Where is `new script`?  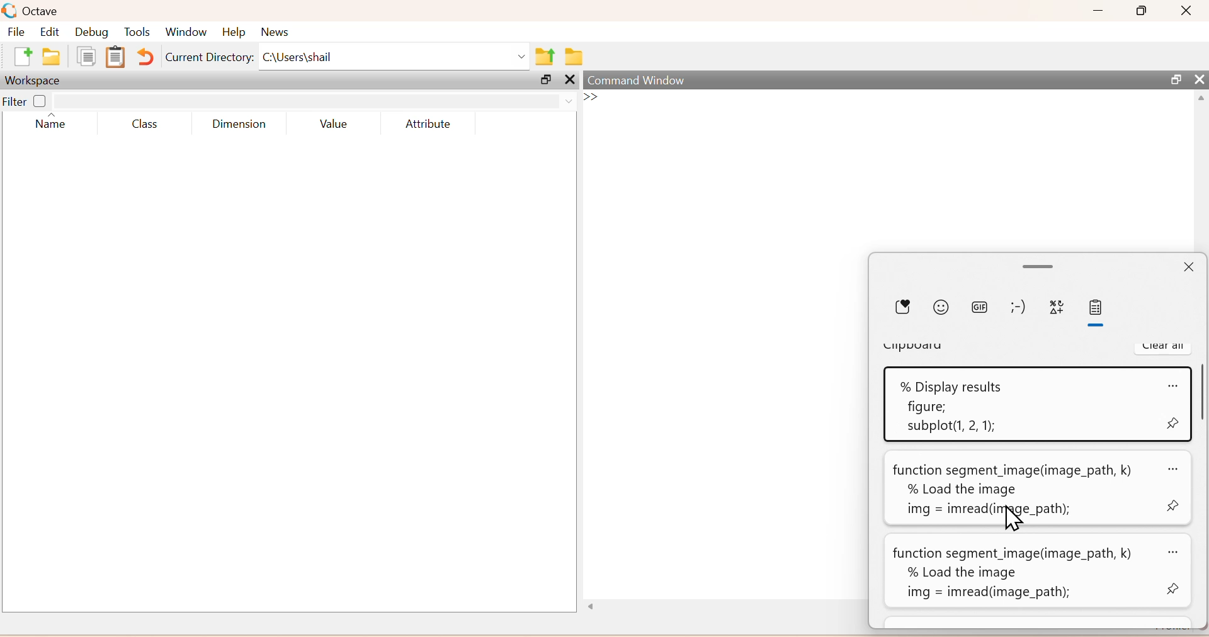
new script is located at coordinates (25, 57).